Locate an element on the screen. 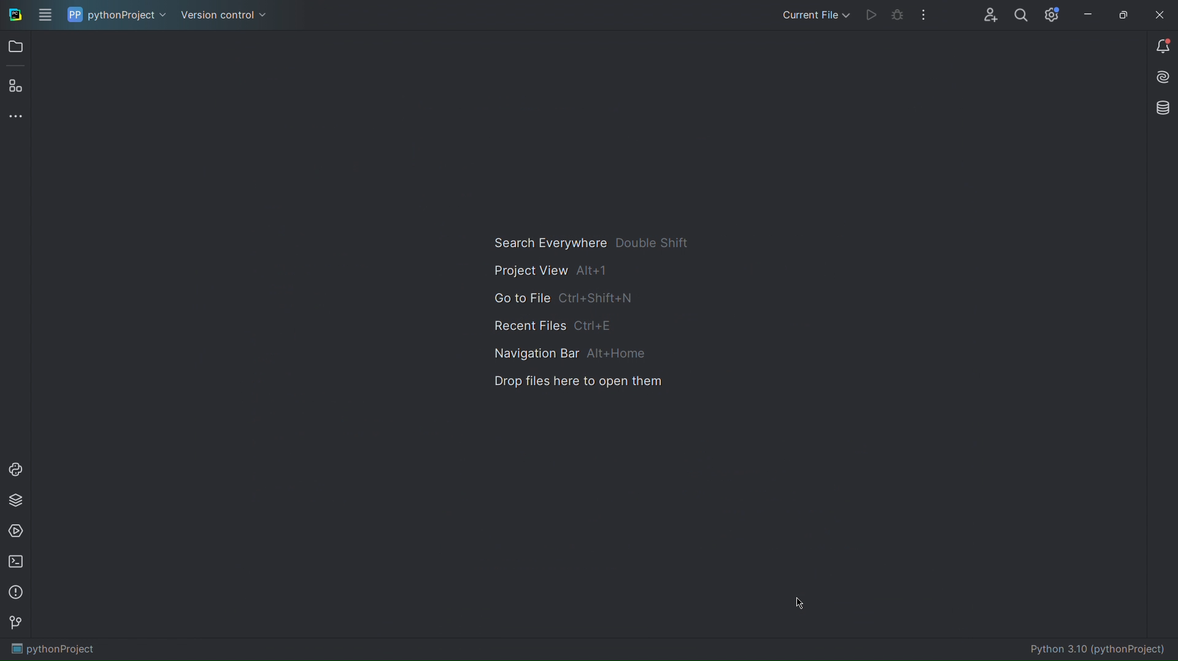 The height and width of the screenshot is (661, 1178). cursor is located at coordinates (804, 600).